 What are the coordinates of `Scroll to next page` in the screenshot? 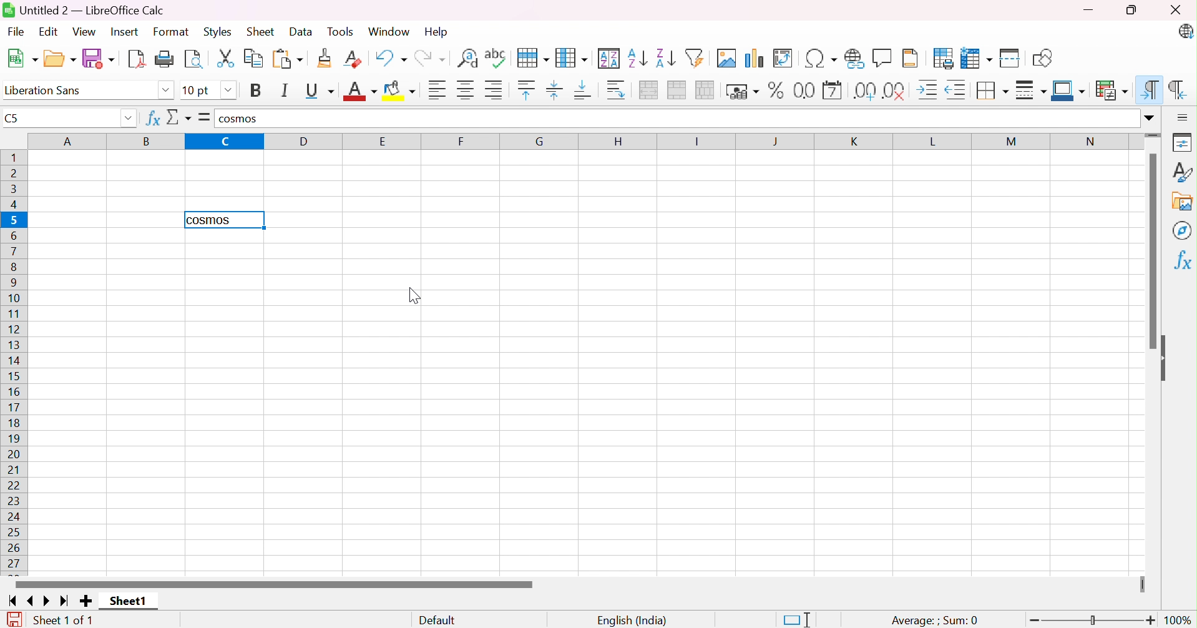 It's located at (50, 600).